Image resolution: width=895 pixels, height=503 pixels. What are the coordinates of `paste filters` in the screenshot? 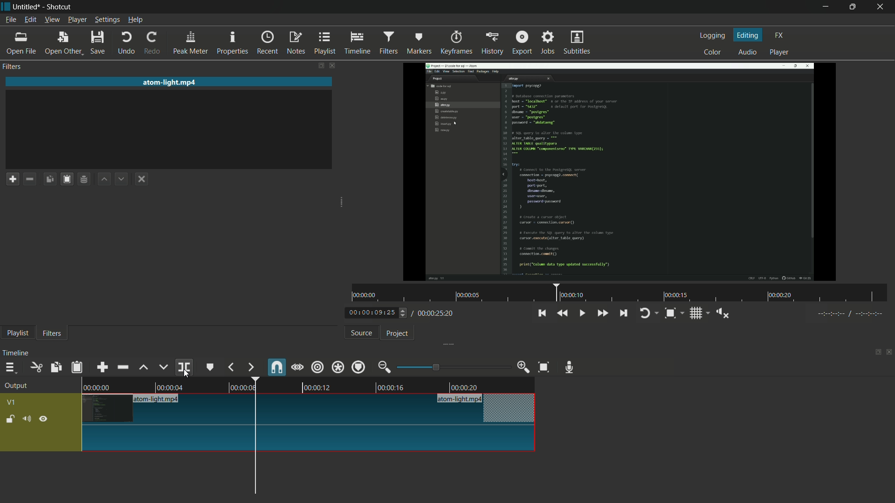 It's located at (69, 179).